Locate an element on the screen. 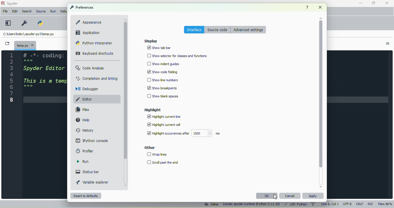  close is located at coordinates (320, 7).